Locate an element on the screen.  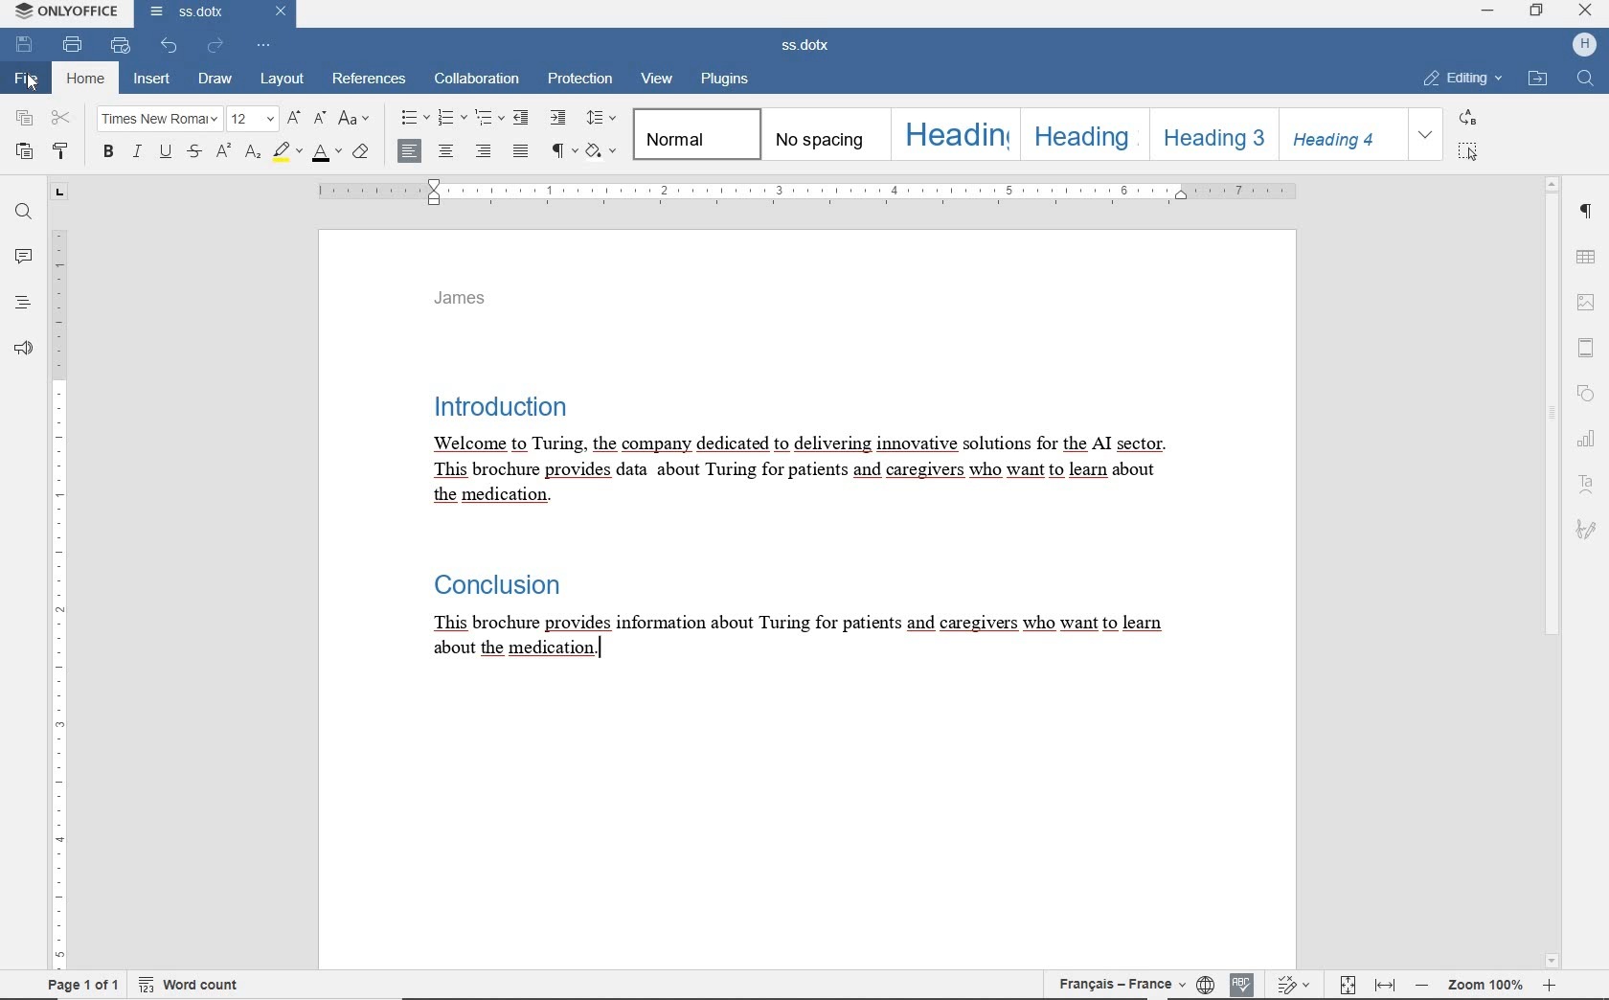
FIND is located at coordinates (1585, 80).